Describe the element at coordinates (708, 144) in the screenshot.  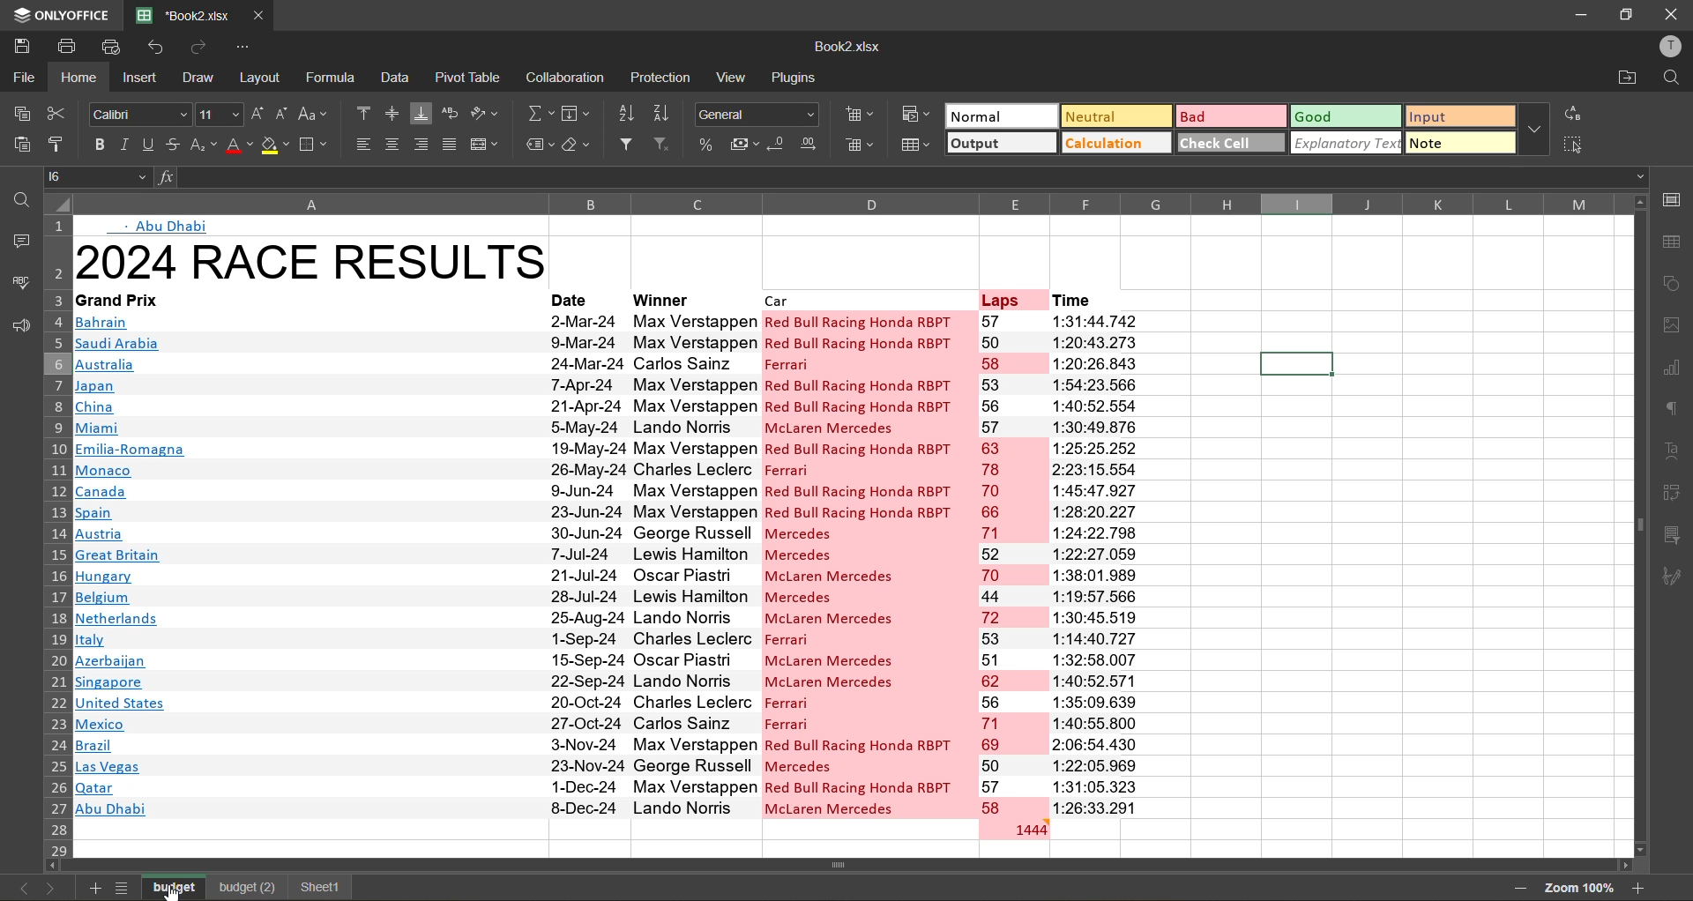
I see `percent` at that location.